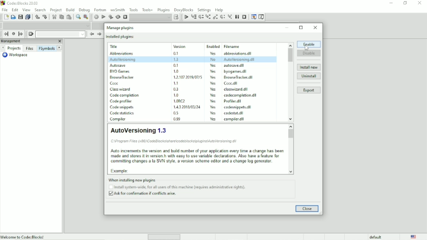 Image resolution: width=427 pixels, height=240 pixels. Describe the element at coordinates (309, 53) in the screenshot. I see `Disable` at that location.